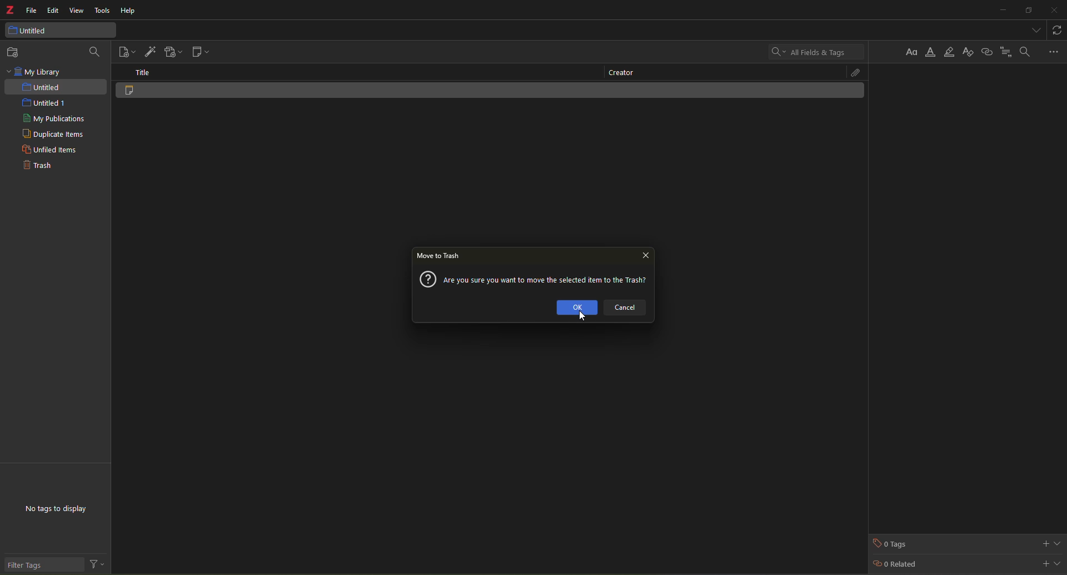  What do you see at coordinates (58, 510) in the screenshot?
I see `no tags to display` at bounding box center [58, 510].